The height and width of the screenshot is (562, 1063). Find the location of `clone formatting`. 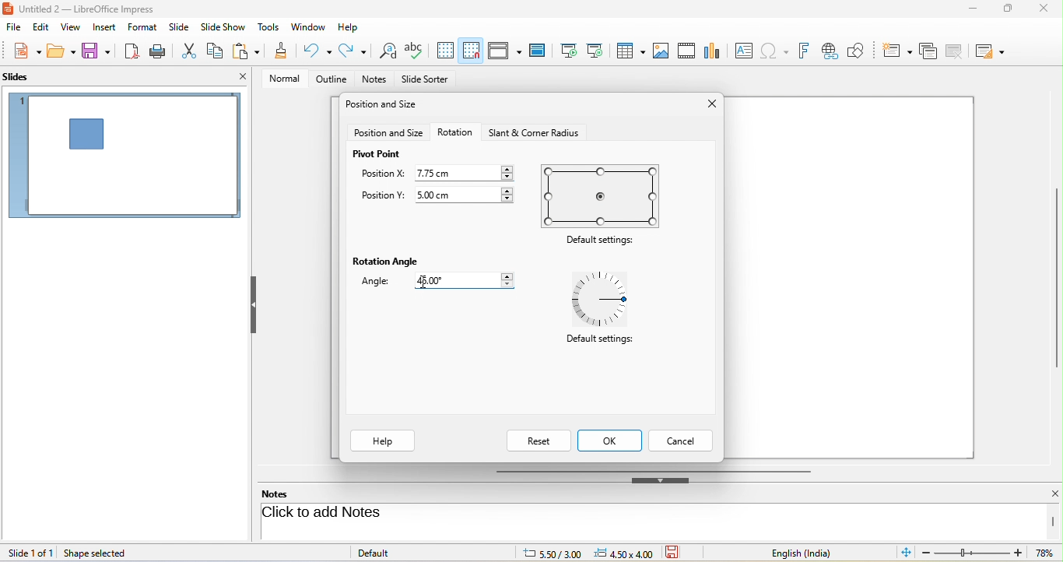

clone formatting is located at coordinates (282, 52).